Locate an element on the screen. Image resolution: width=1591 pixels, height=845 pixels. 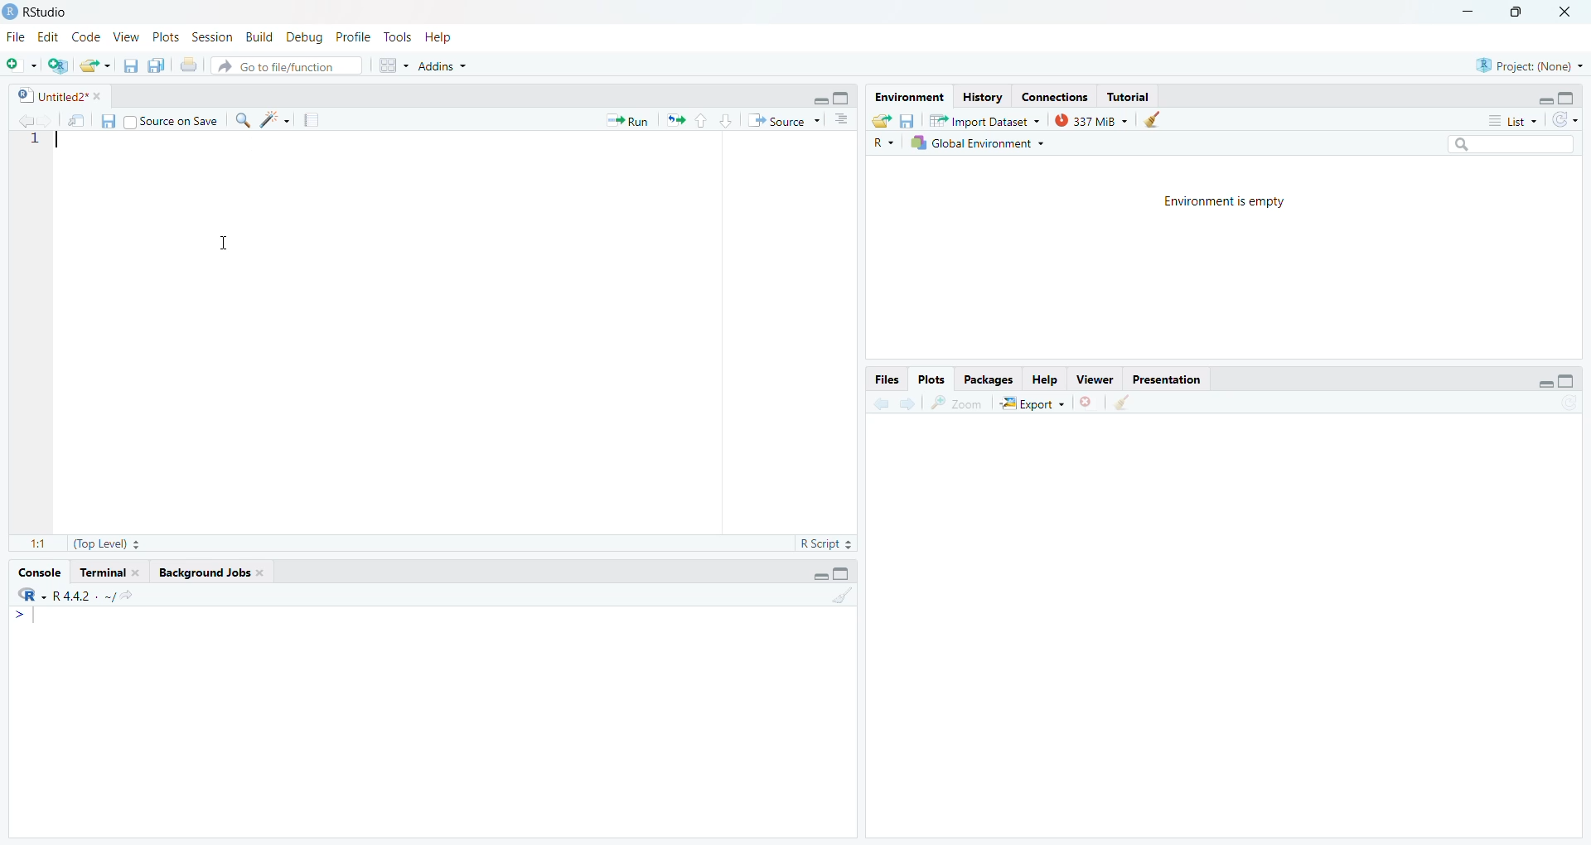
create new project is located at coordinates (61, 65).